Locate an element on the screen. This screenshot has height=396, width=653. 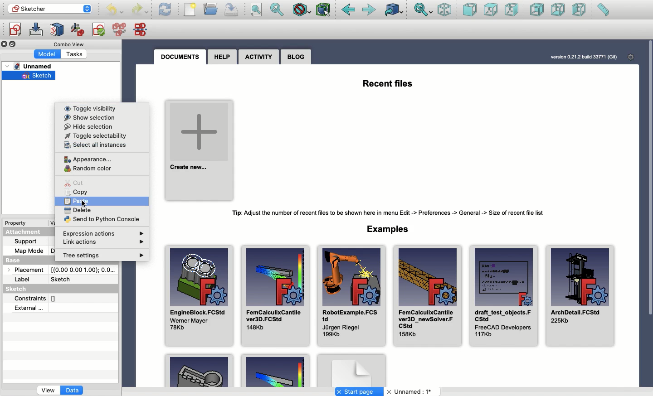
New is located at coordinates (190, 10).